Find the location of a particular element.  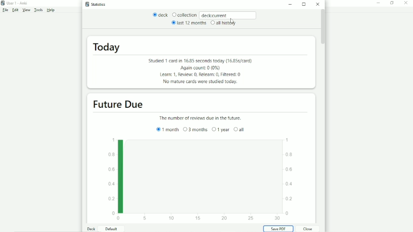

Close is located at coordinates (406, 3).